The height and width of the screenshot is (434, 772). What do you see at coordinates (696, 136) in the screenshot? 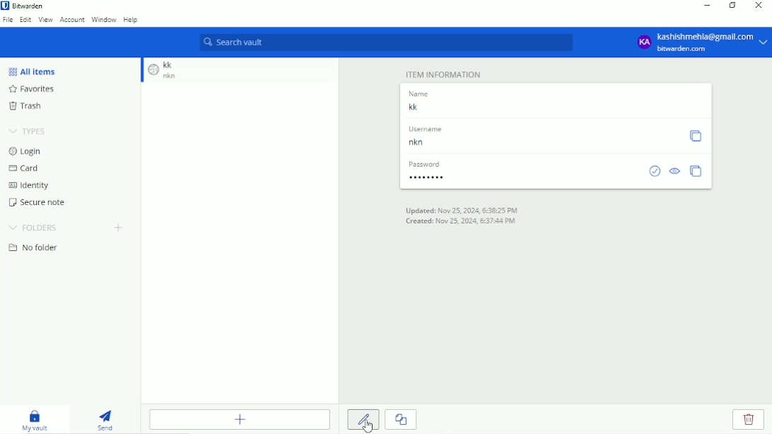
I see `Copy` at bounding box center [696, 136].